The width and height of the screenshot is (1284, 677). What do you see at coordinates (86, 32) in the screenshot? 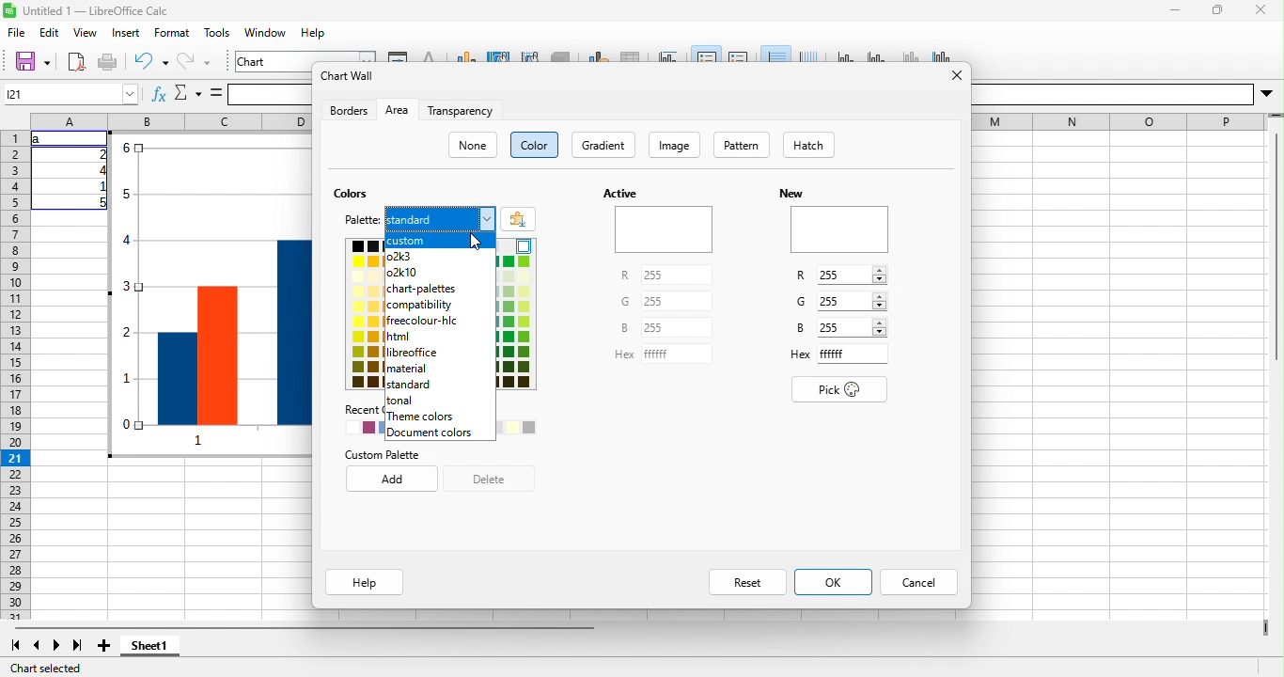
I see `view` at bounding box center [86, 32].